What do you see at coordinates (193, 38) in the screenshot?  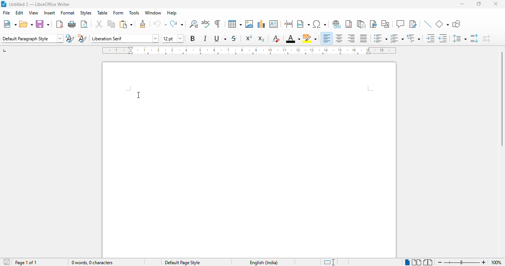 I see `bold` at bounding box center [193, 38].